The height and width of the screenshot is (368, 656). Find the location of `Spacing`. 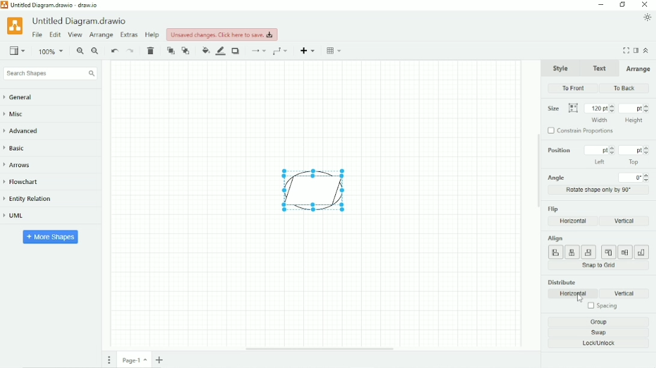

Spacing is located at coordinates (601, 307).